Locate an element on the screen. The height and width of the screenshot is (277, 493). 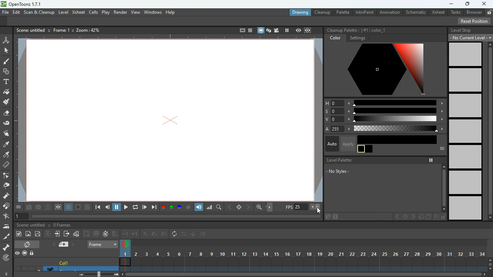
animation is located at coordinates (391, 12).